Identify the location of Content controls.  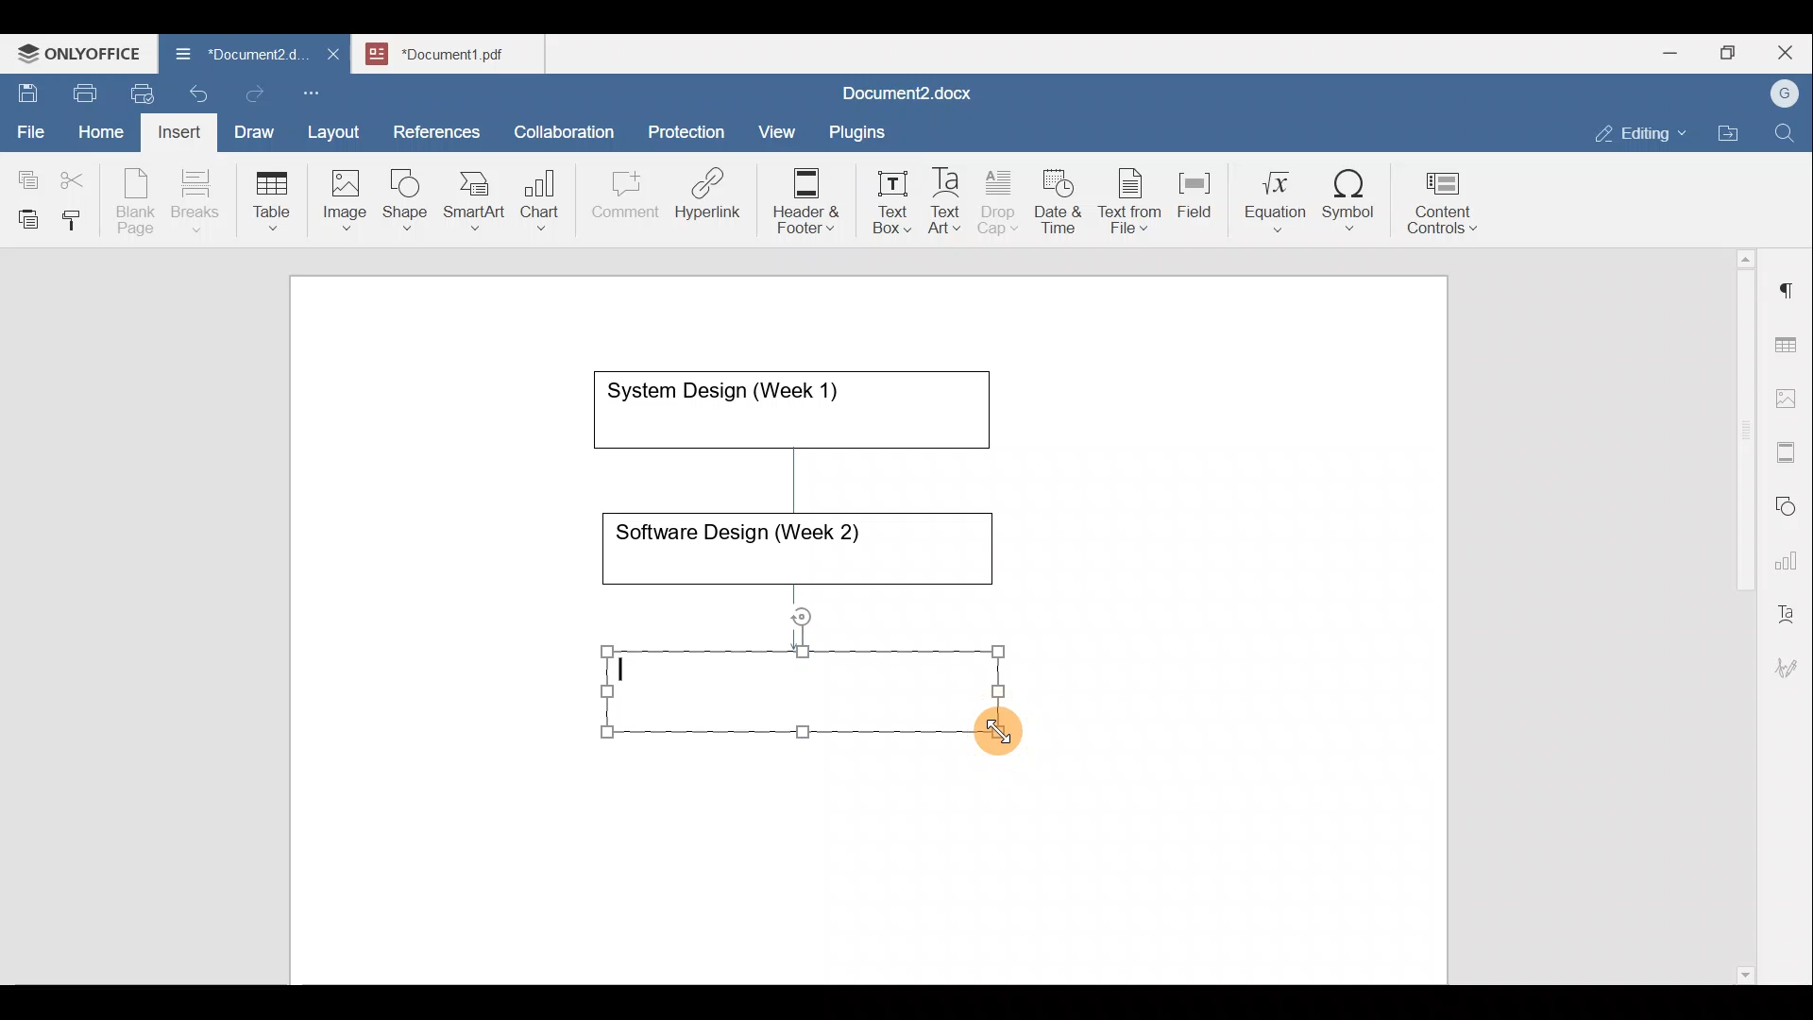
(1446, 209).